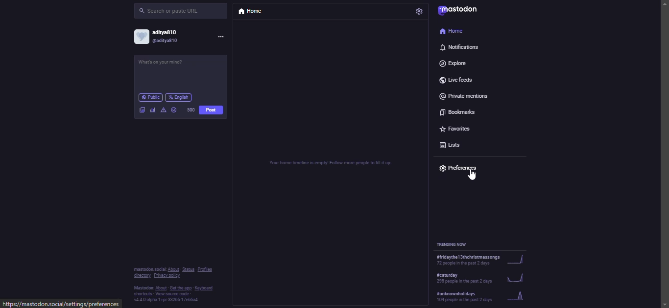  What do you see at coordinates (142, 109) in the screenshot?
I see `image` at bounding box center [142, 109].